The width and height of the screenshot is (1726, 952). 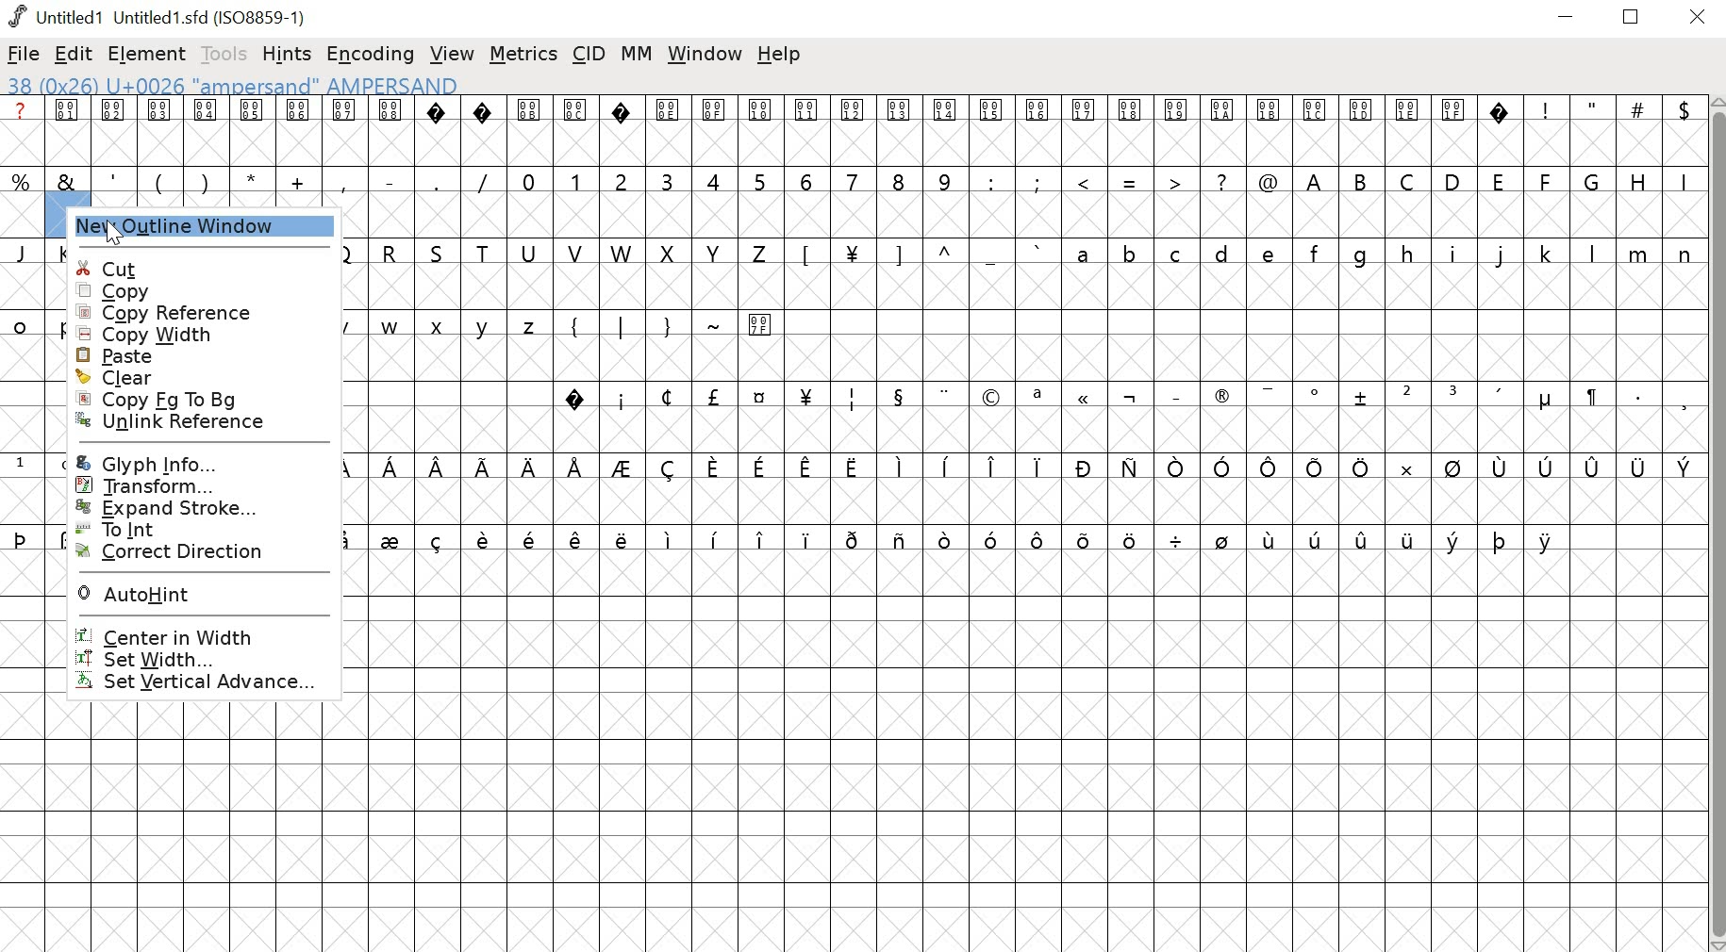 I want to click on expand, so click(x=197, y=509).